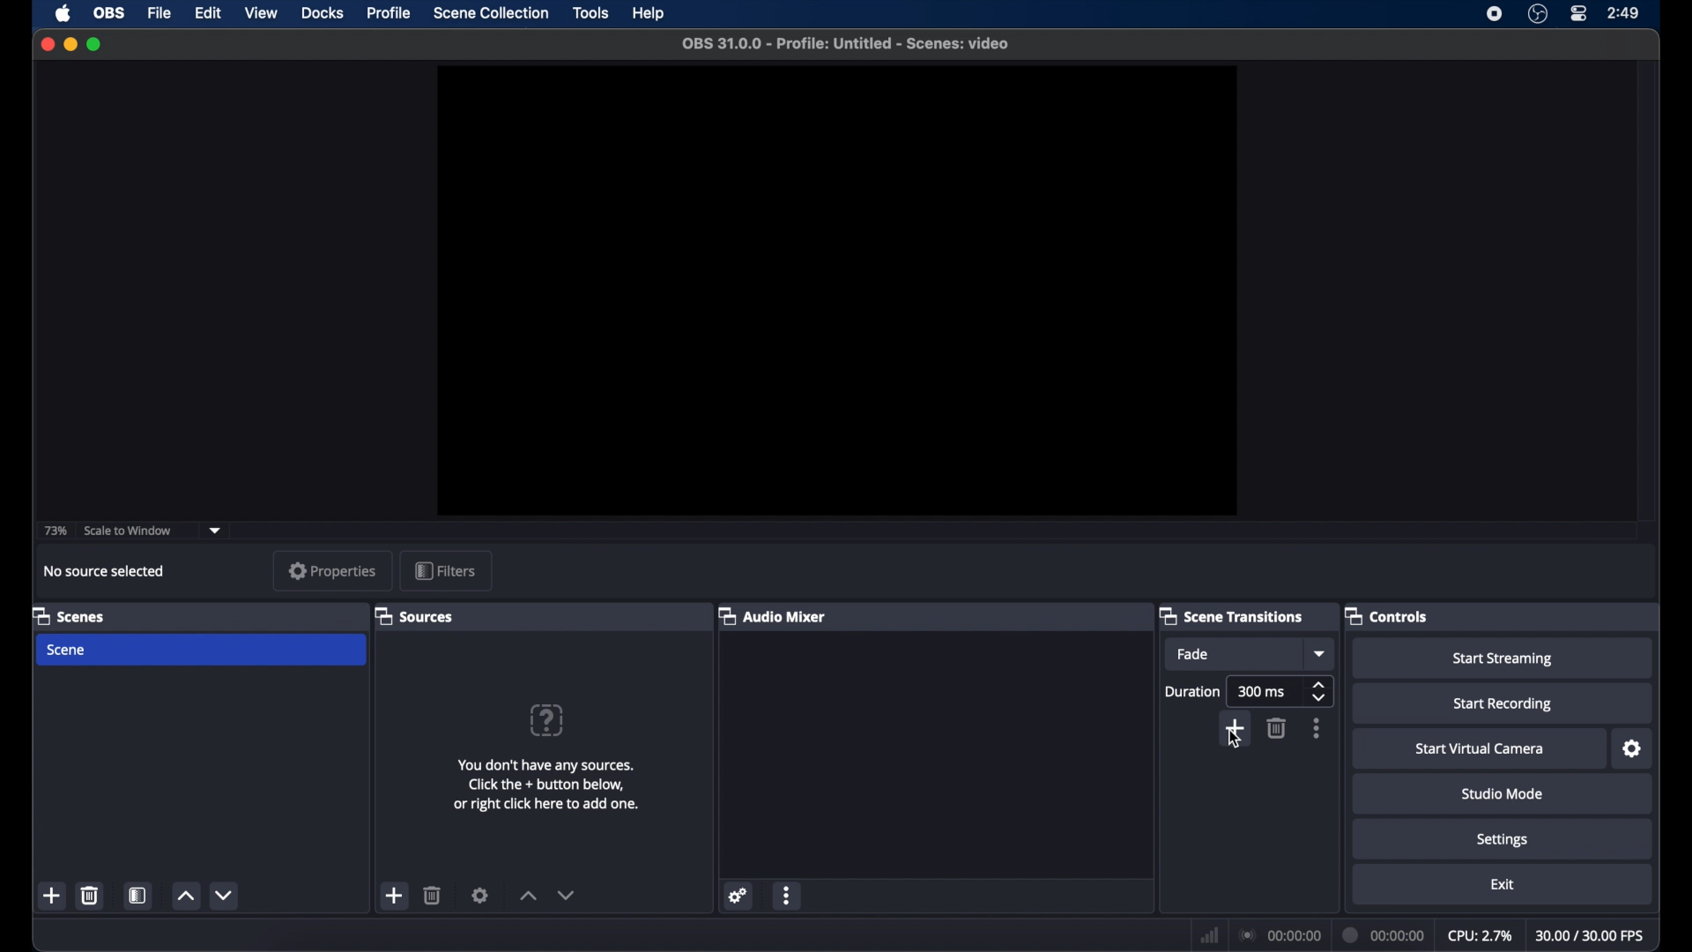 The image size is (1692, 952). Describe the element at coordinates (1194, 654) in the screenshot. I see `fade` at that location.